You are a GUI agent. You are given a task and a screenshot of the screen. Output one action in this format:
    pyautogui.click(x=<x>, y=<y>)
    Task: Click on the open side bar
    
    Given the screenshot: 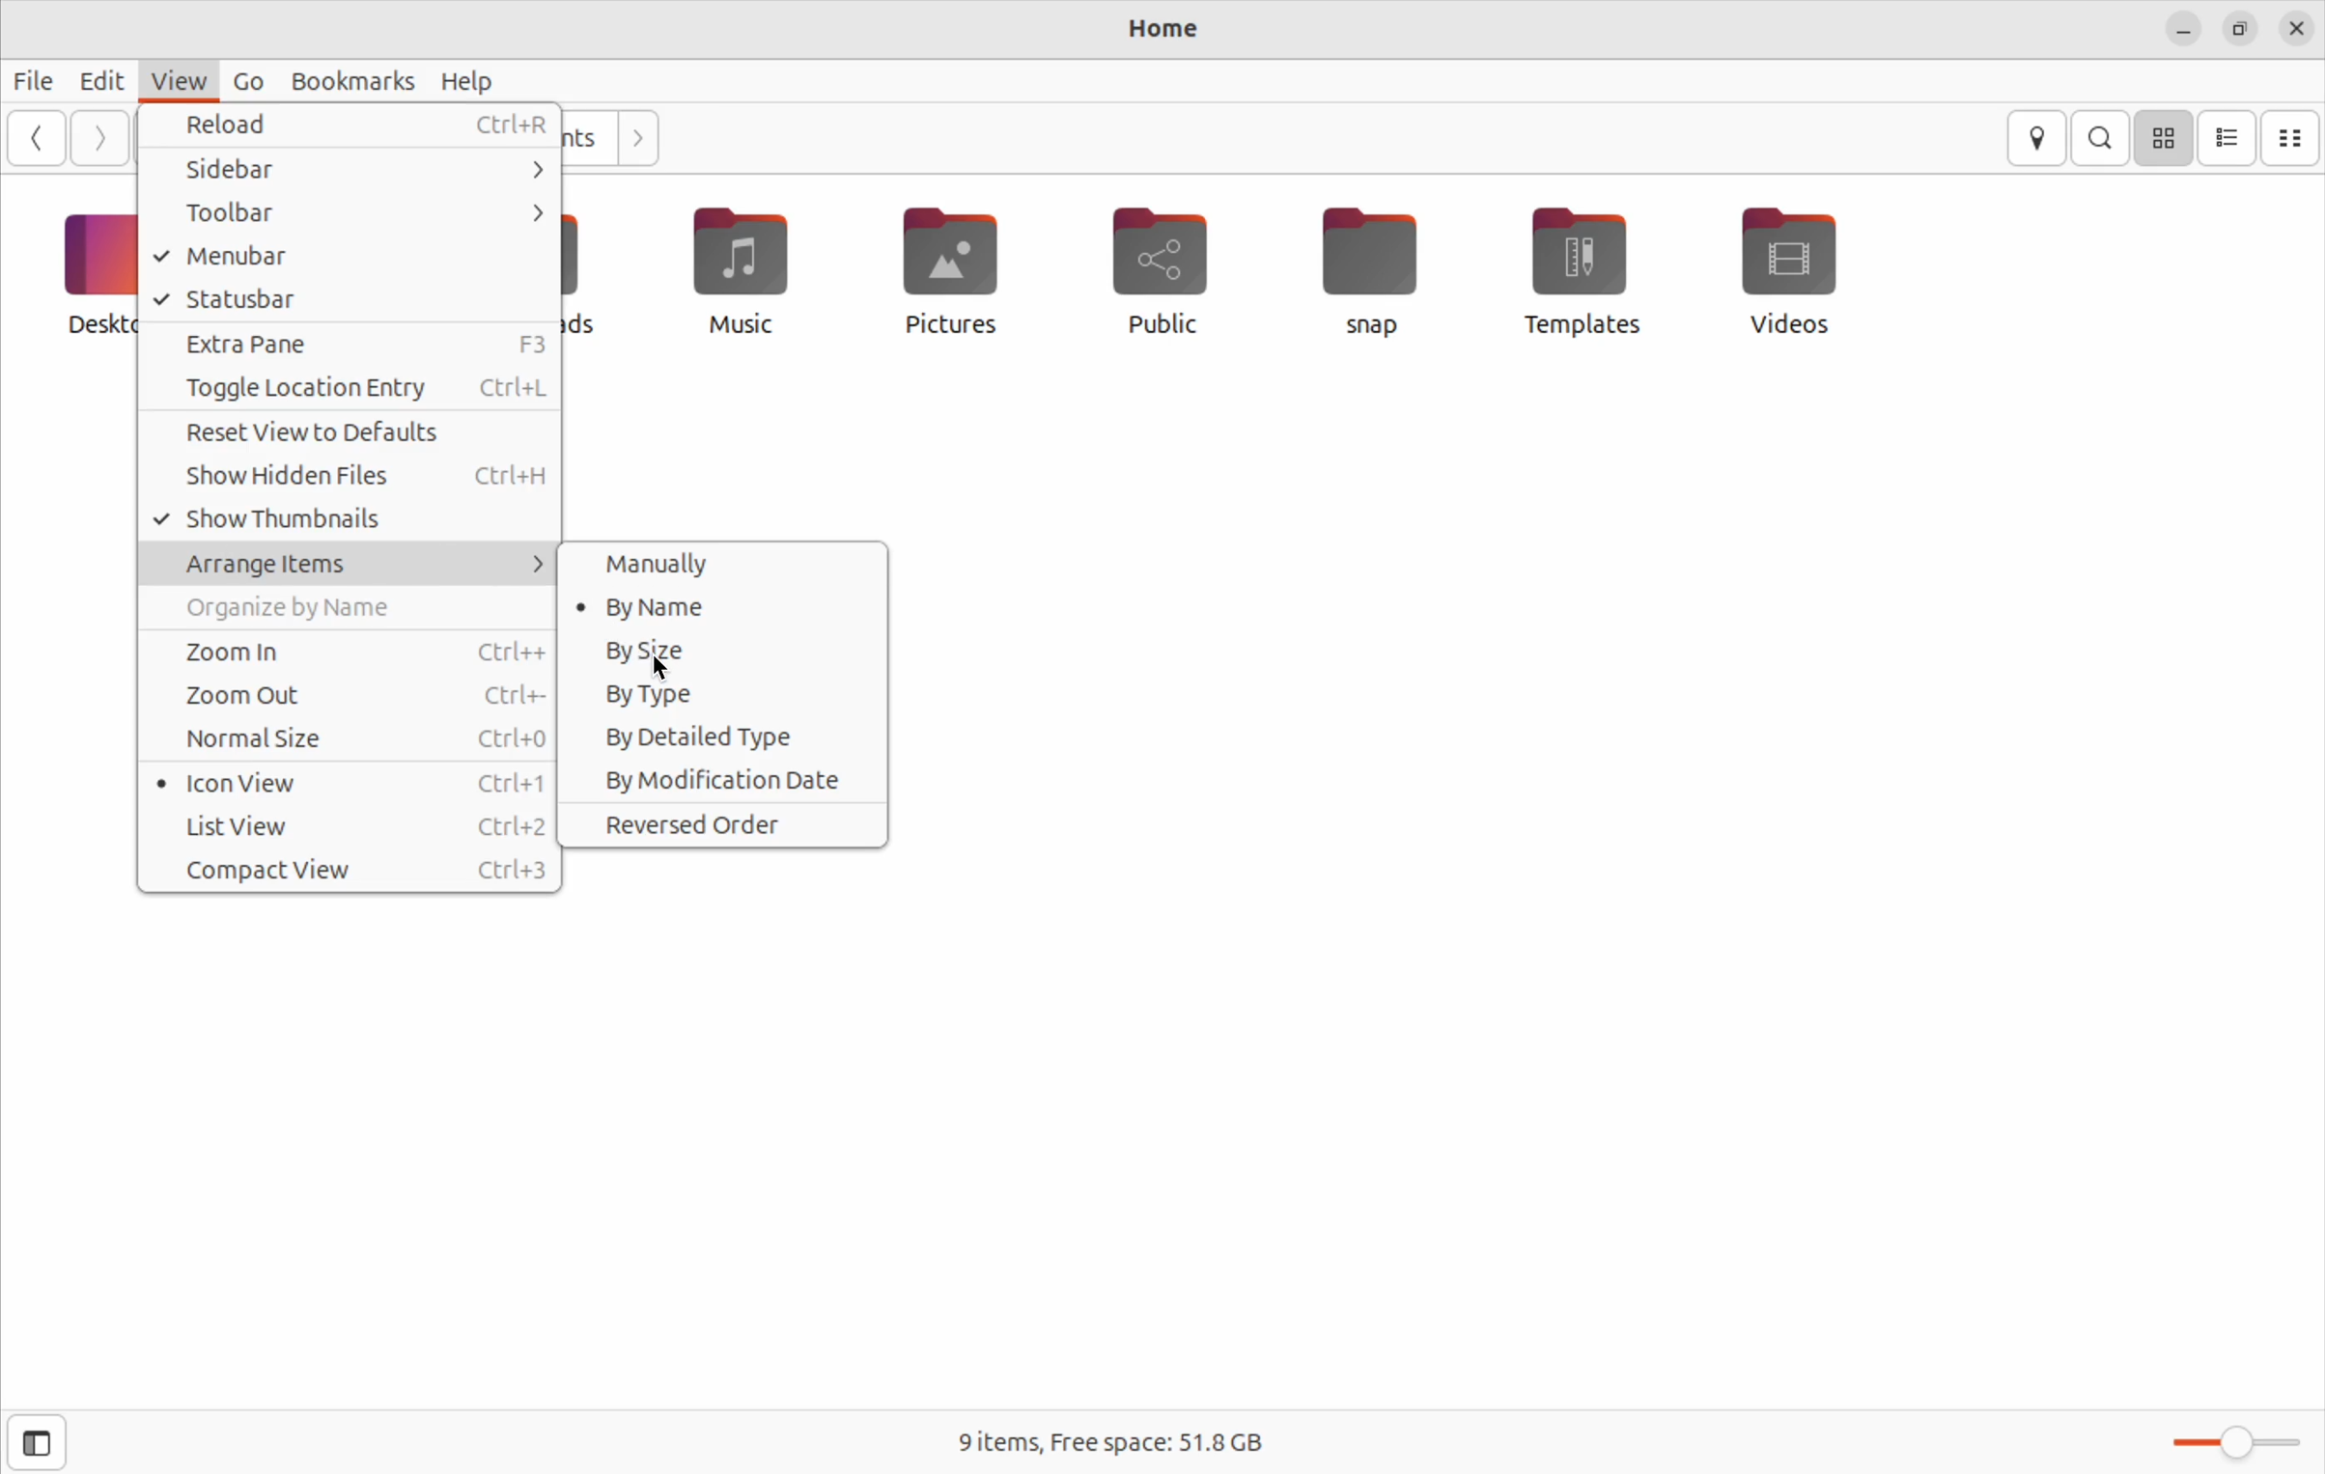 What is the action you would take?
    pyautogui.click(x=42, y=1440)
    